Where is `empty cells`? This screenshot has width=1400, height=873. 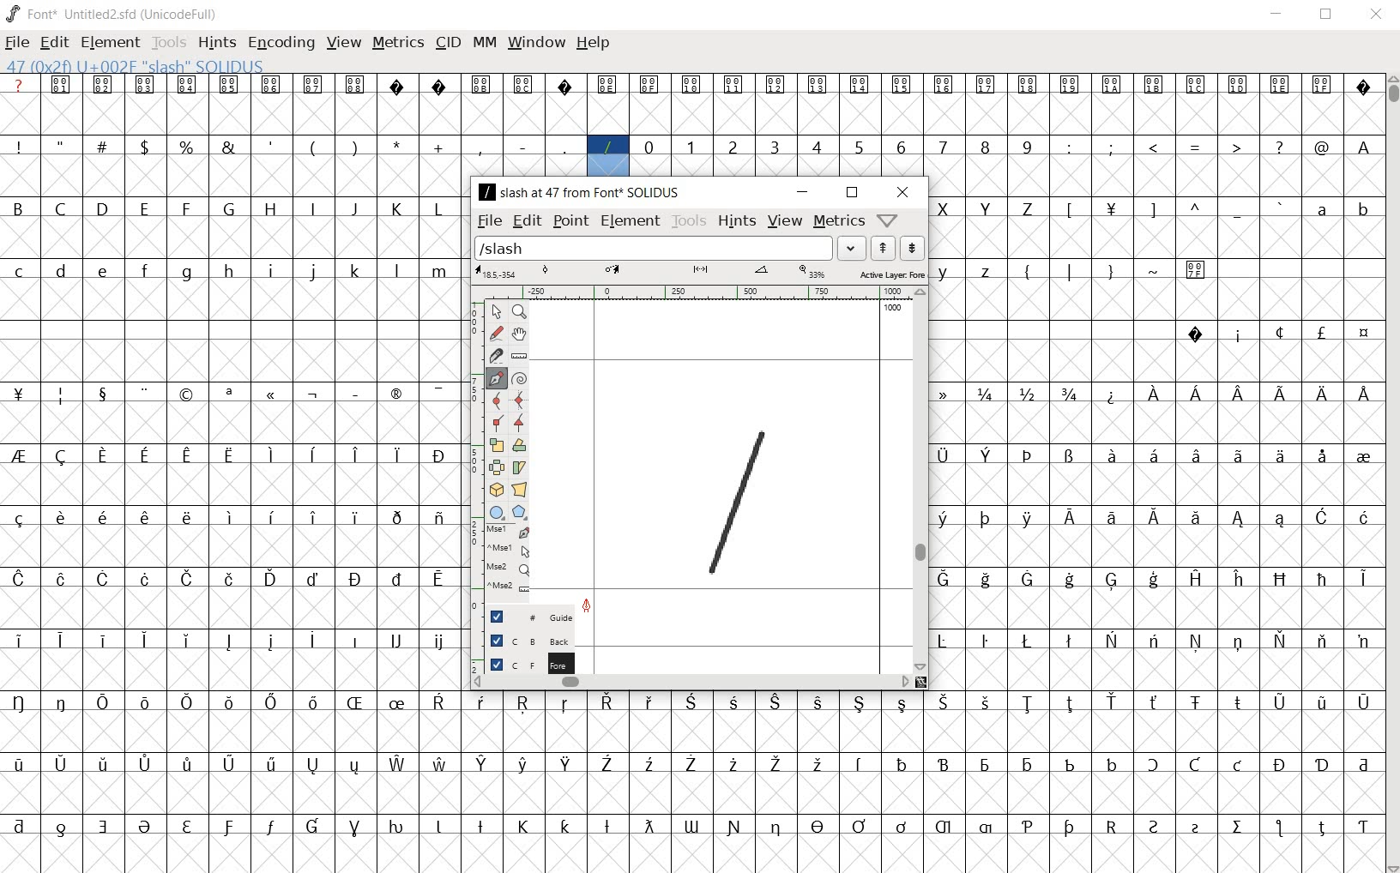
empty cells is located at coordinates (235, 359).